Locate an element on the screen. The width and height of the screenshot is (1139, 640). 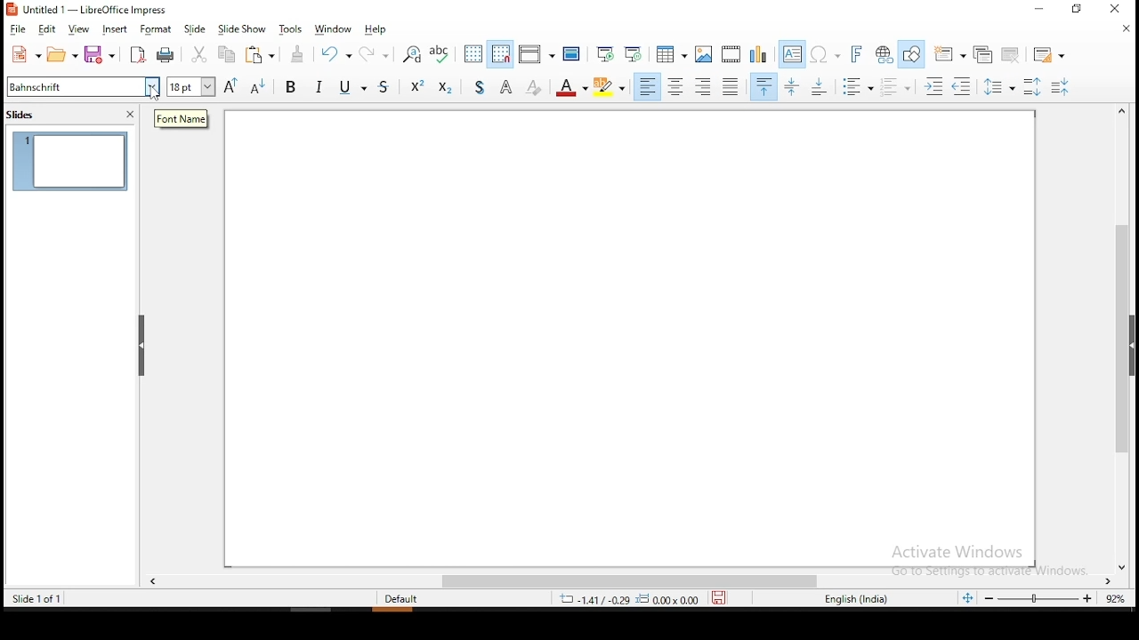
edit is located at coordinates (50, 29).